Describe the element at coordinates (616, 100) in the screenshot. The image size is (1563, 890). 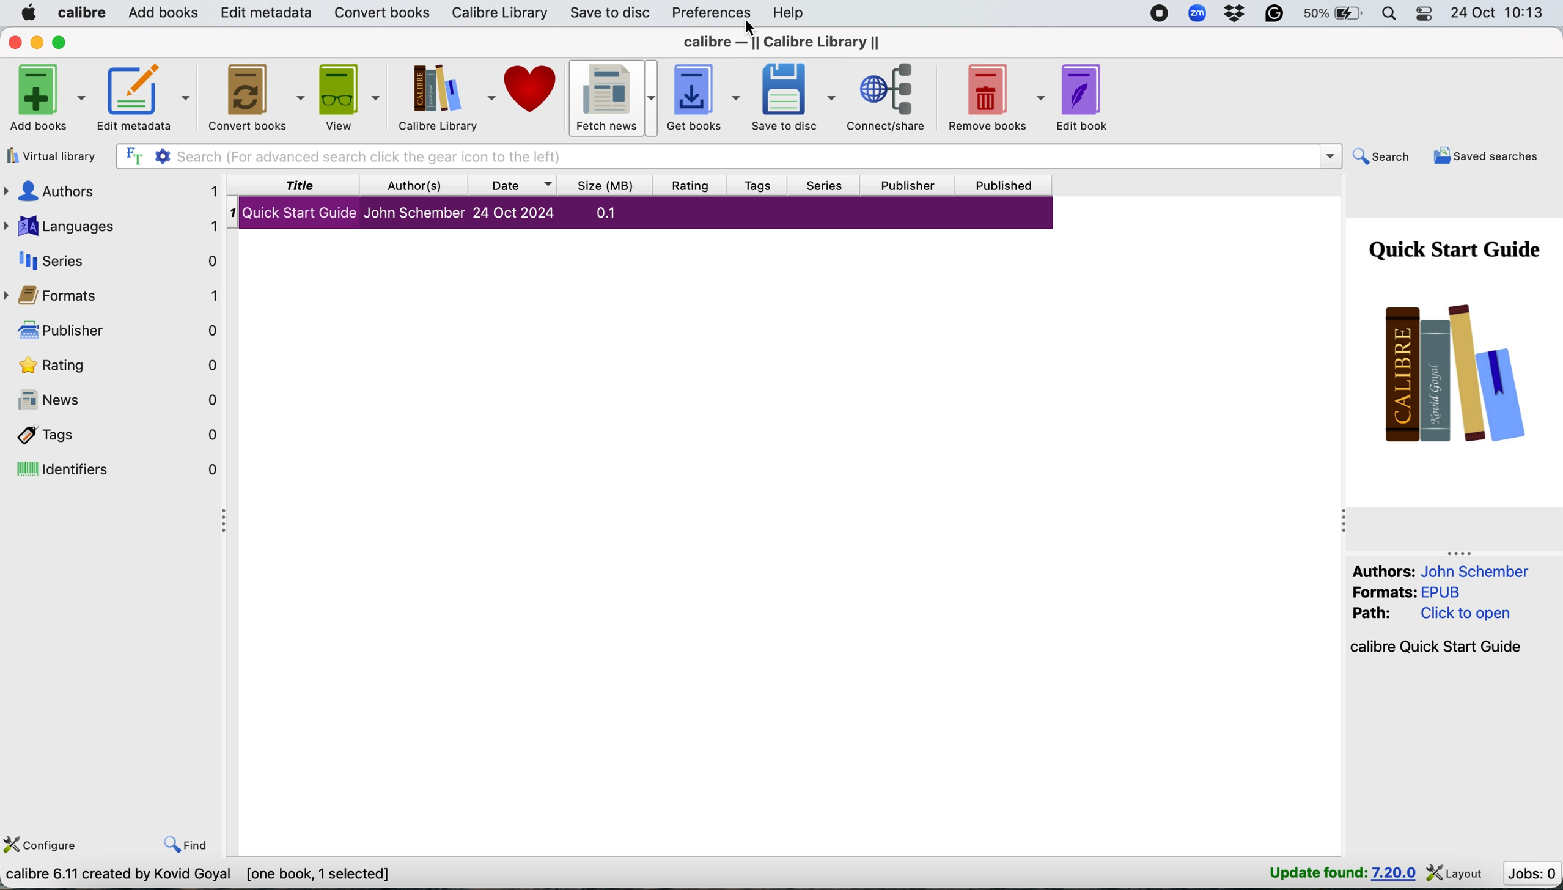
I see `fetch news` at that location.